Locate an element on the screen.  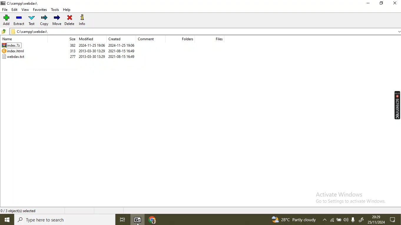
Name is located at coordinates (9, 38).